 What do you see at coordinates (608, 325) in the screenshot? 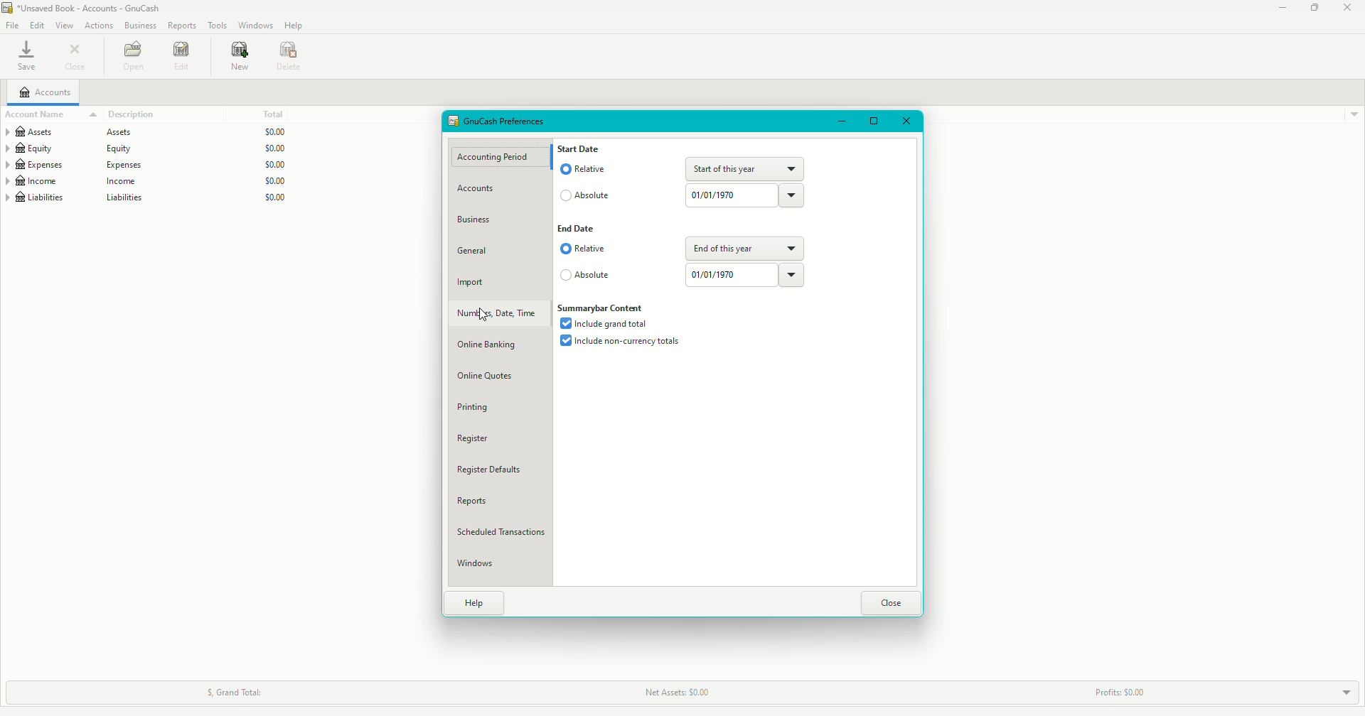
I see `Include grand total` at bounding box center [608, 325].